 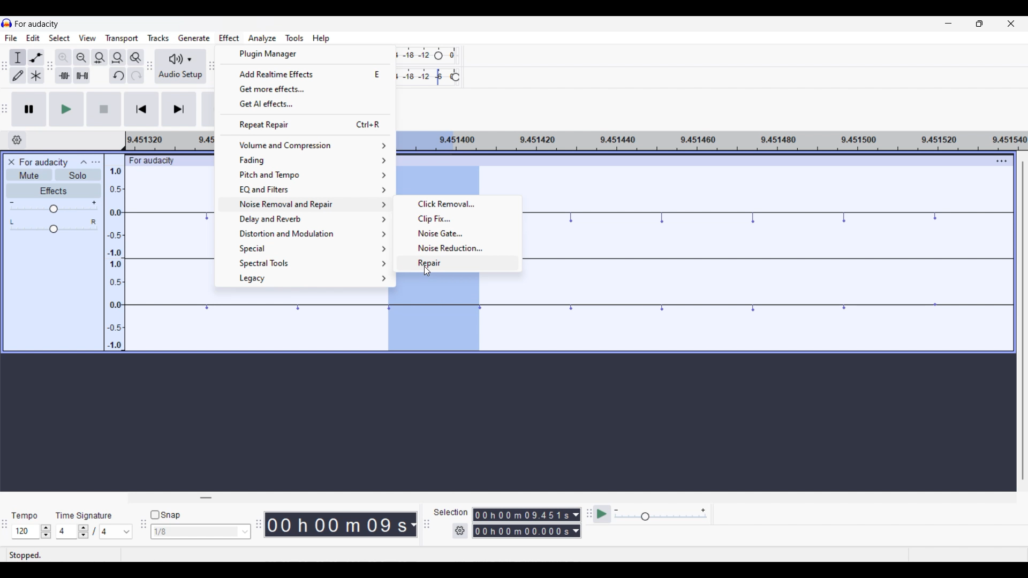 What do you see at coordinates (36, 58) in the screenshot?
I see `Envelop tool` at bounding box center [36, 58].